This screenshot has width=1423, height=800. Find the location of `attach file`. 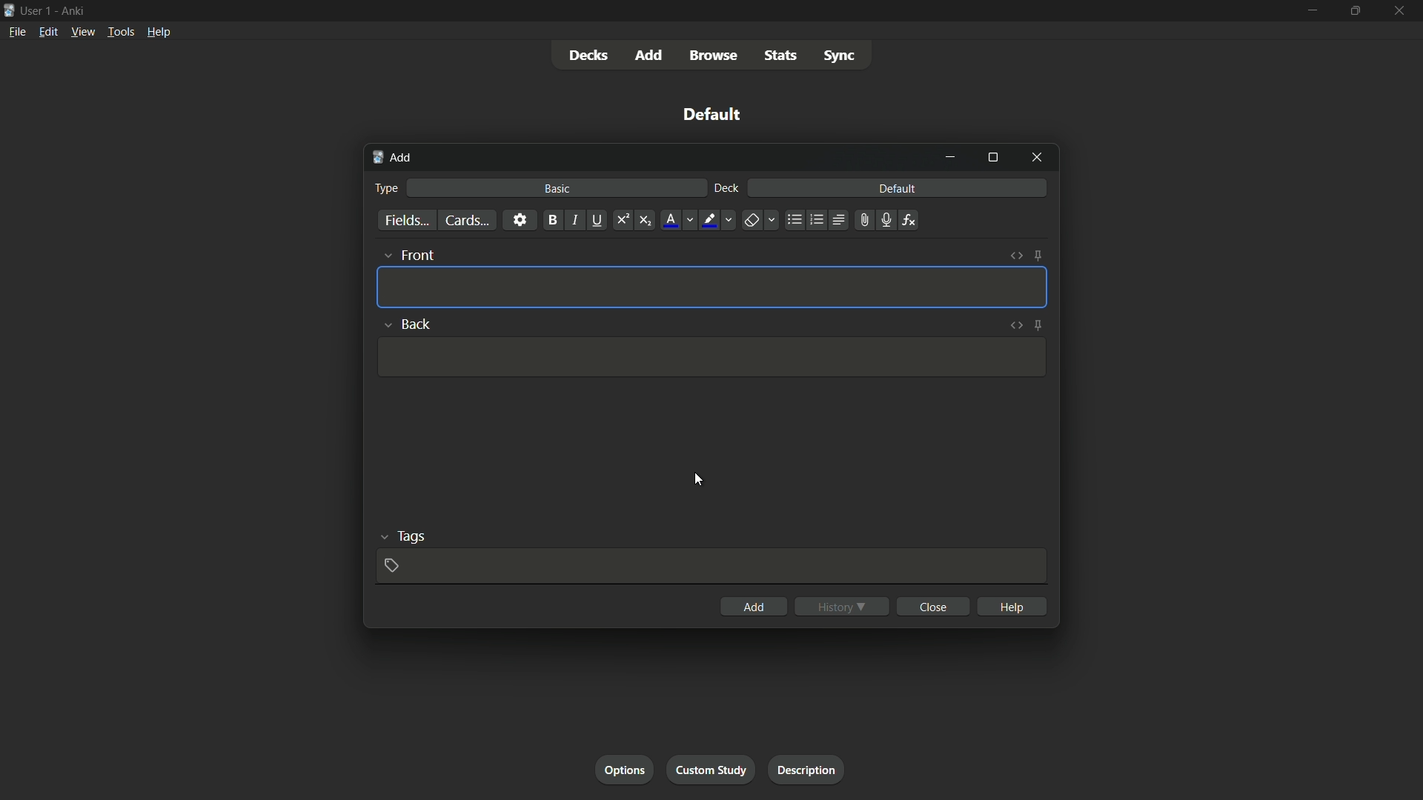

attach file is located at coordinates (865, 220).